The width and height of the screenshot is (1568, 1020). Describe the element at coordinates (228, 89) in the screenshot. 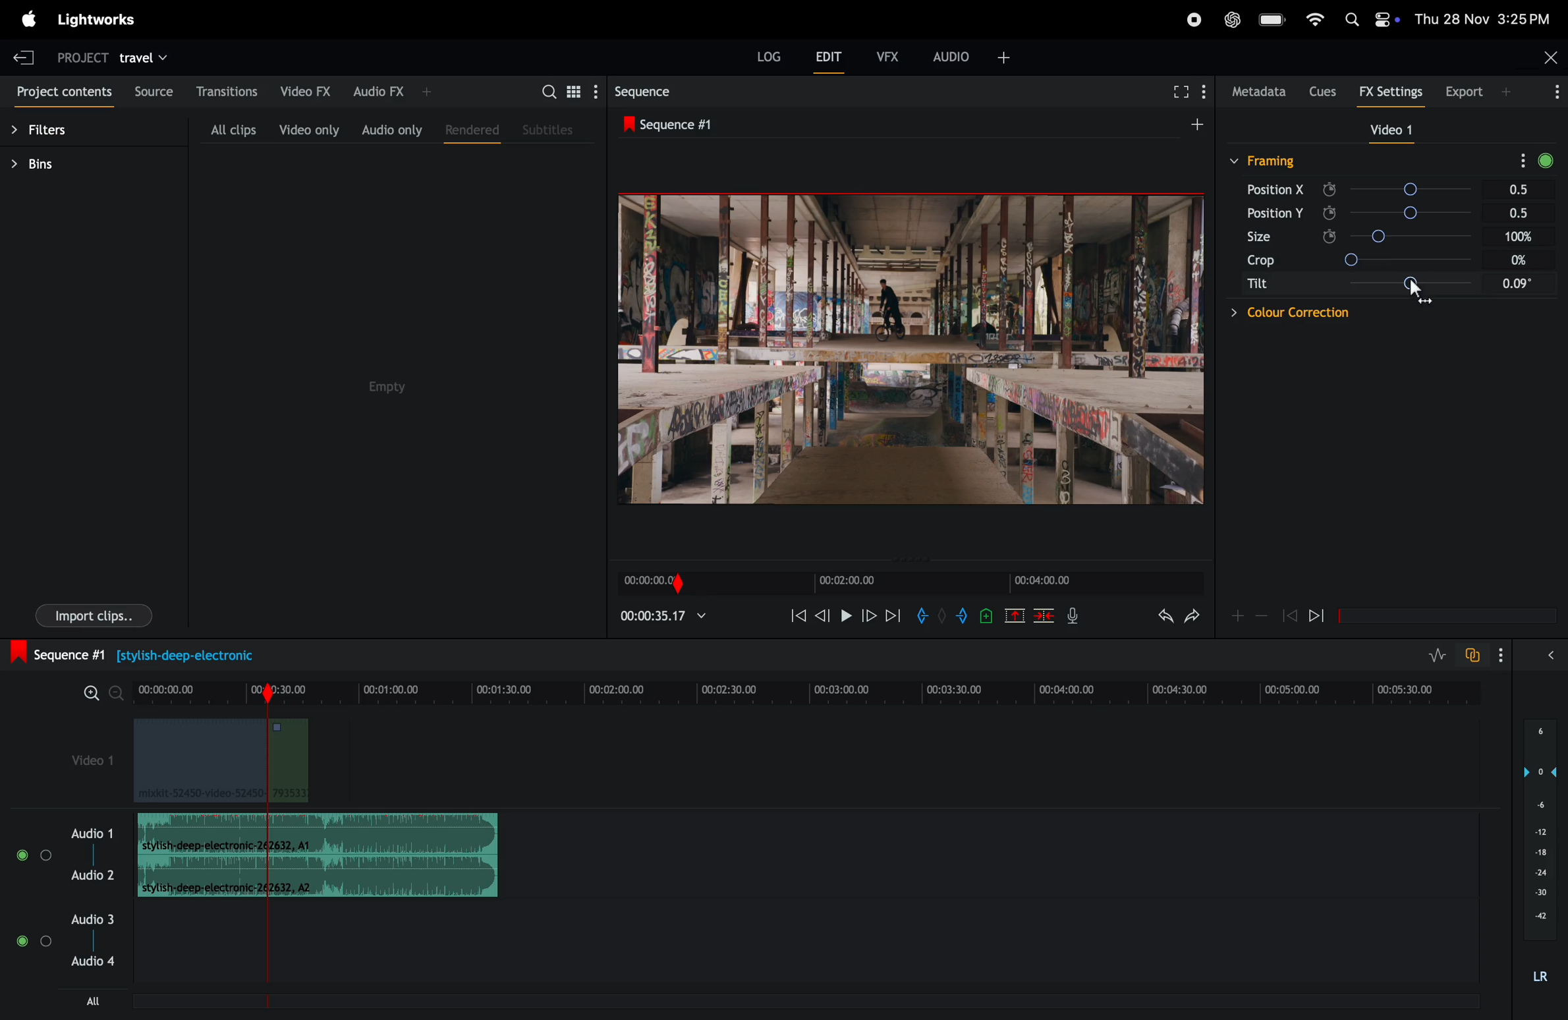

I see `transactions` at that location.